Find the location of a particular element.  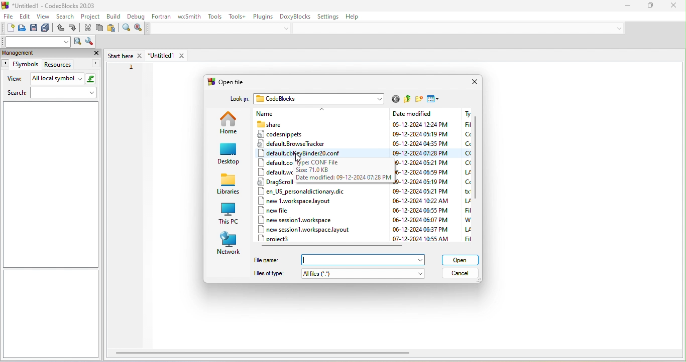

start here is located at coordinates (123, 54).